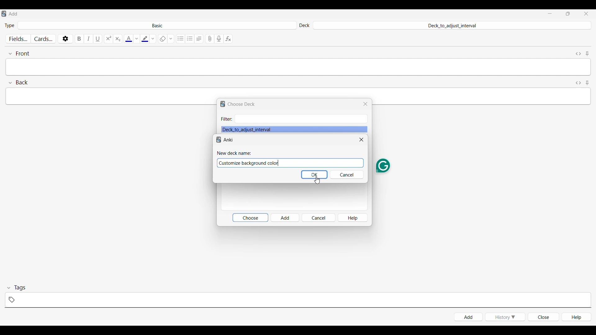 The width and height of the screenshot is (596, 335). I want to click on Selected highlight color, so click(145, 38).